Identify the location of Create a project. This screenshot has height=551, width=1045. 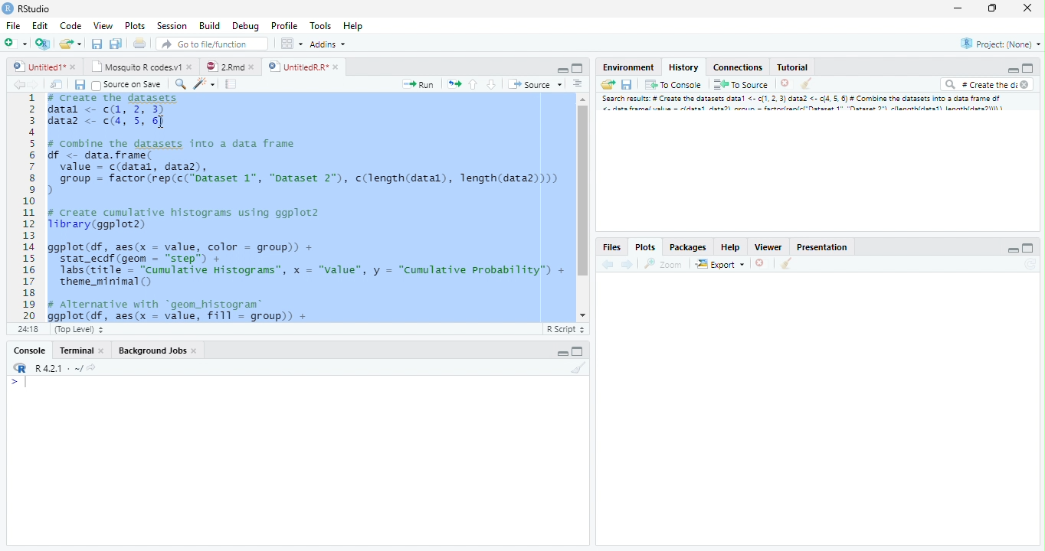
(43, 42).